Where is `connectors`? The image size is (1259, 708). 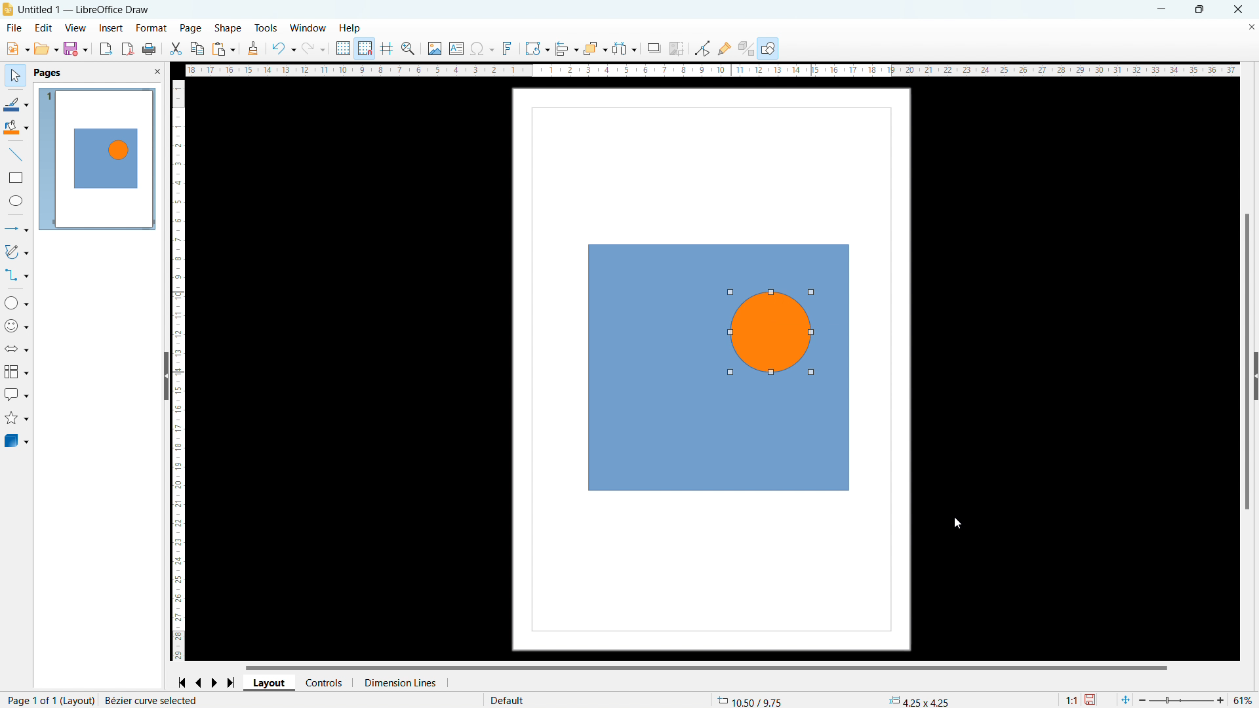
connectors is located at coordinates (16, 275).